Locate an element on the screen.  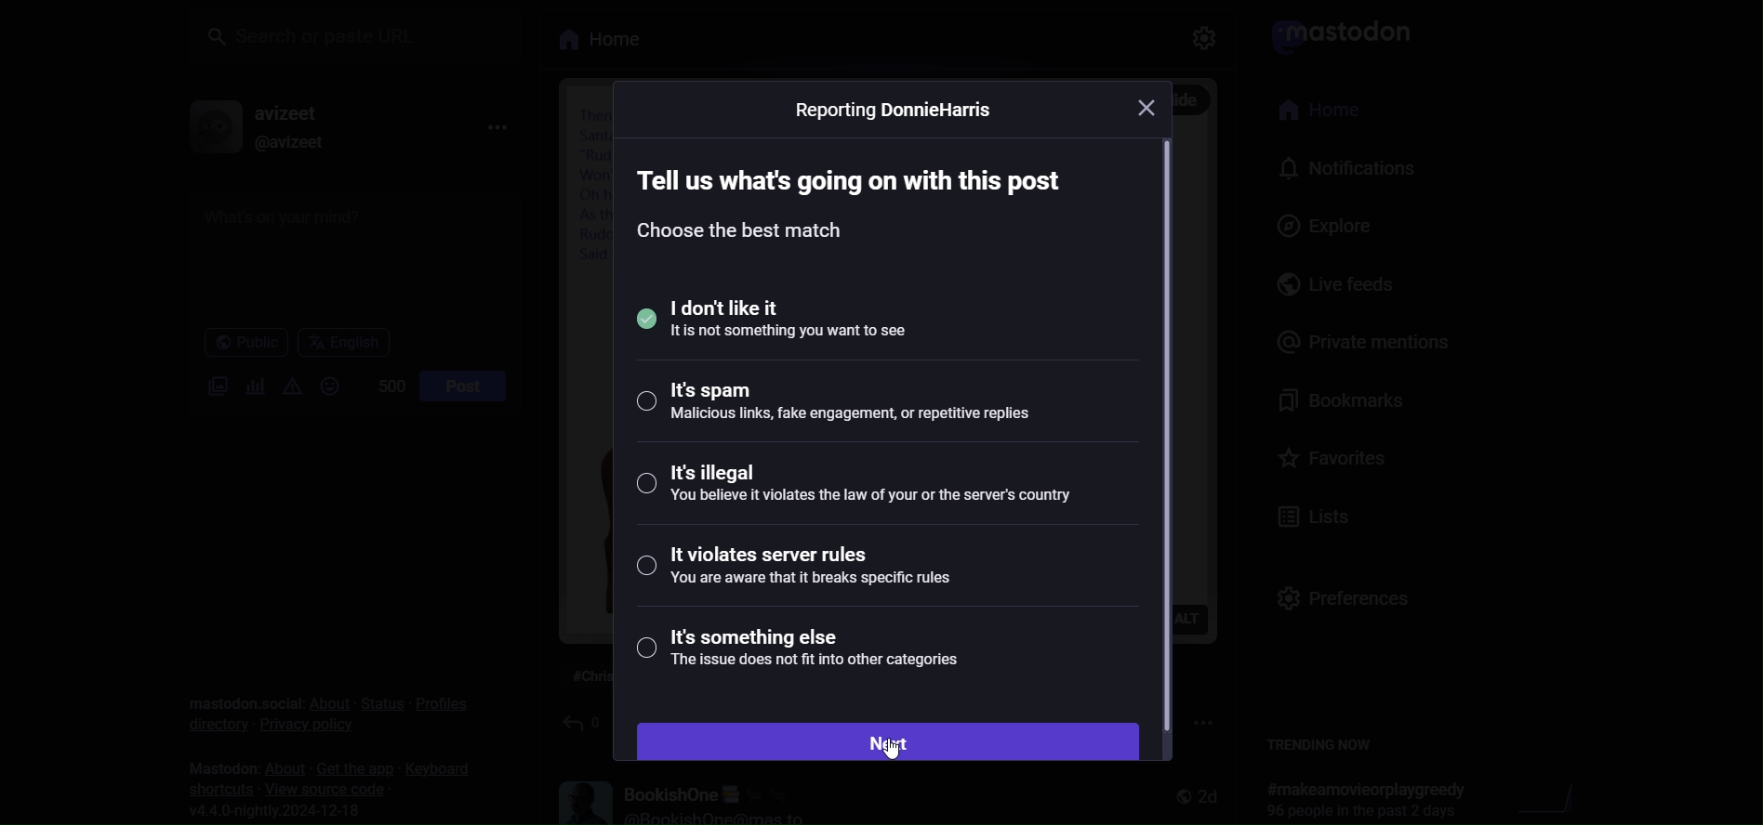
more is located at coordinates (498, 124).